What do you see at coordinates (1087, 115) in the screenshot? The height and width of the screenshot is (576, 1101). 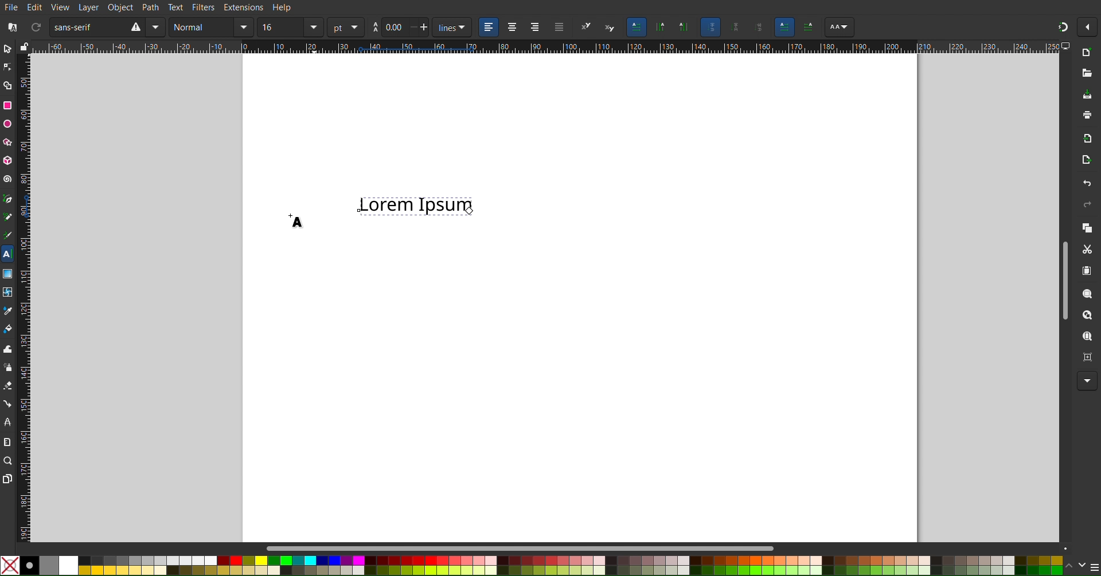 I see `Print` at bounding box center [1087, 115].